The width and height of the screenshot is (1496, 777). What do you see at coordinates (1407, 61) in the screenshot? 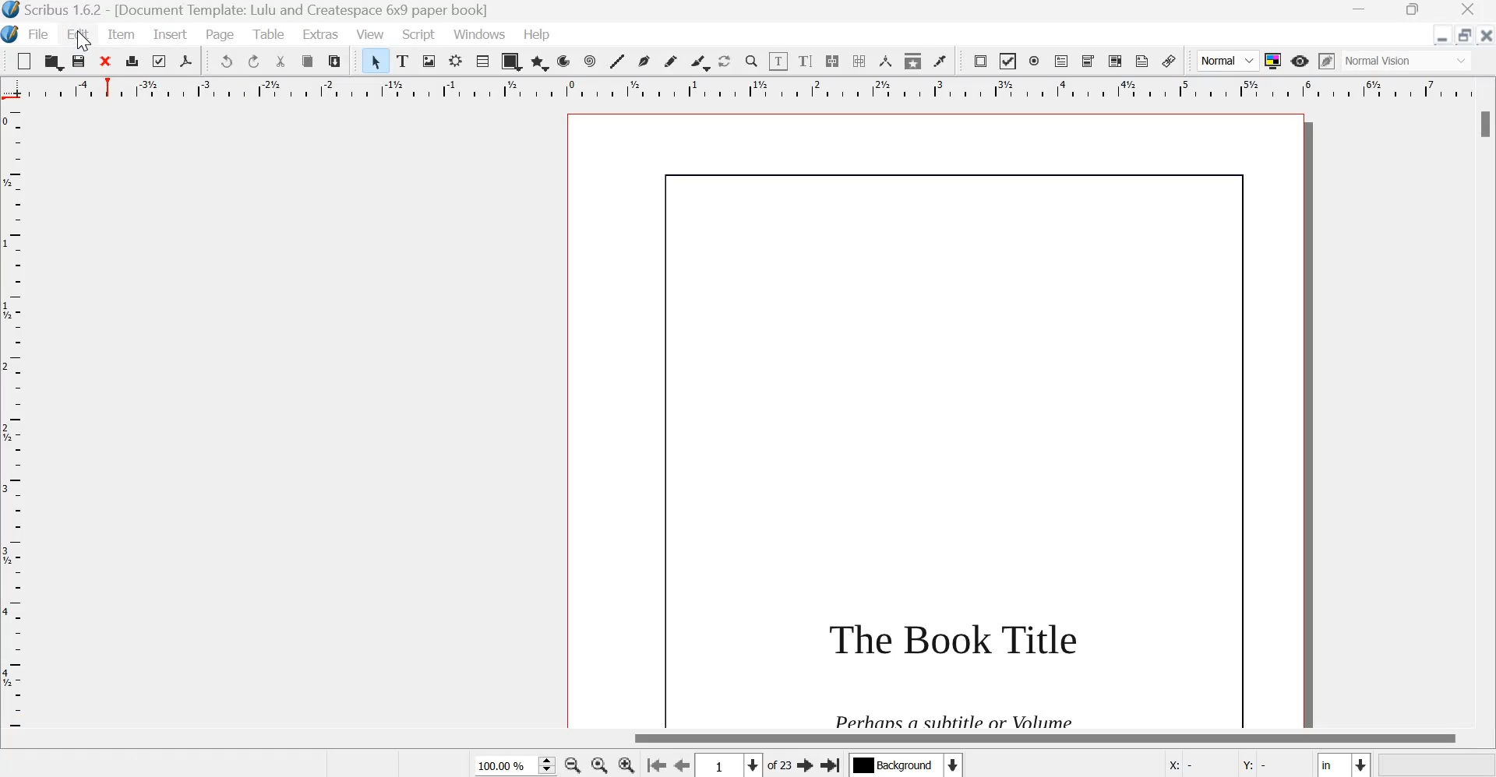
I see `normal vision` at bounding box center [1407, 61].